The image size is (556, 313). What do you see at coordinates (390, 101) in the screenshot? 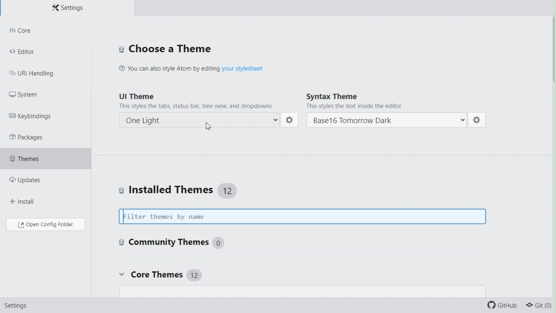
I see `syntax theme - this styles the text inside the editor` at bounding box center [390, 101].